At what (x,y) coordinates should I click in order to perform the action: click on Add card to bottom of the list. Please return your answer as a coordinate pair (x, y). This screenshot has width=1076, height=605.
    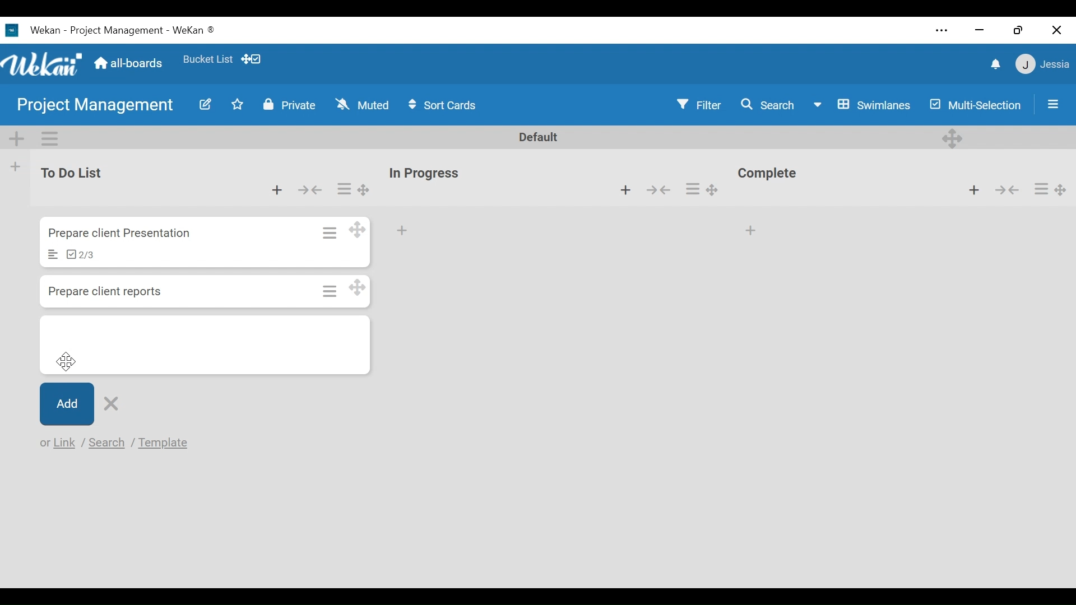
    Looking at the image, I should click on (206, 346).